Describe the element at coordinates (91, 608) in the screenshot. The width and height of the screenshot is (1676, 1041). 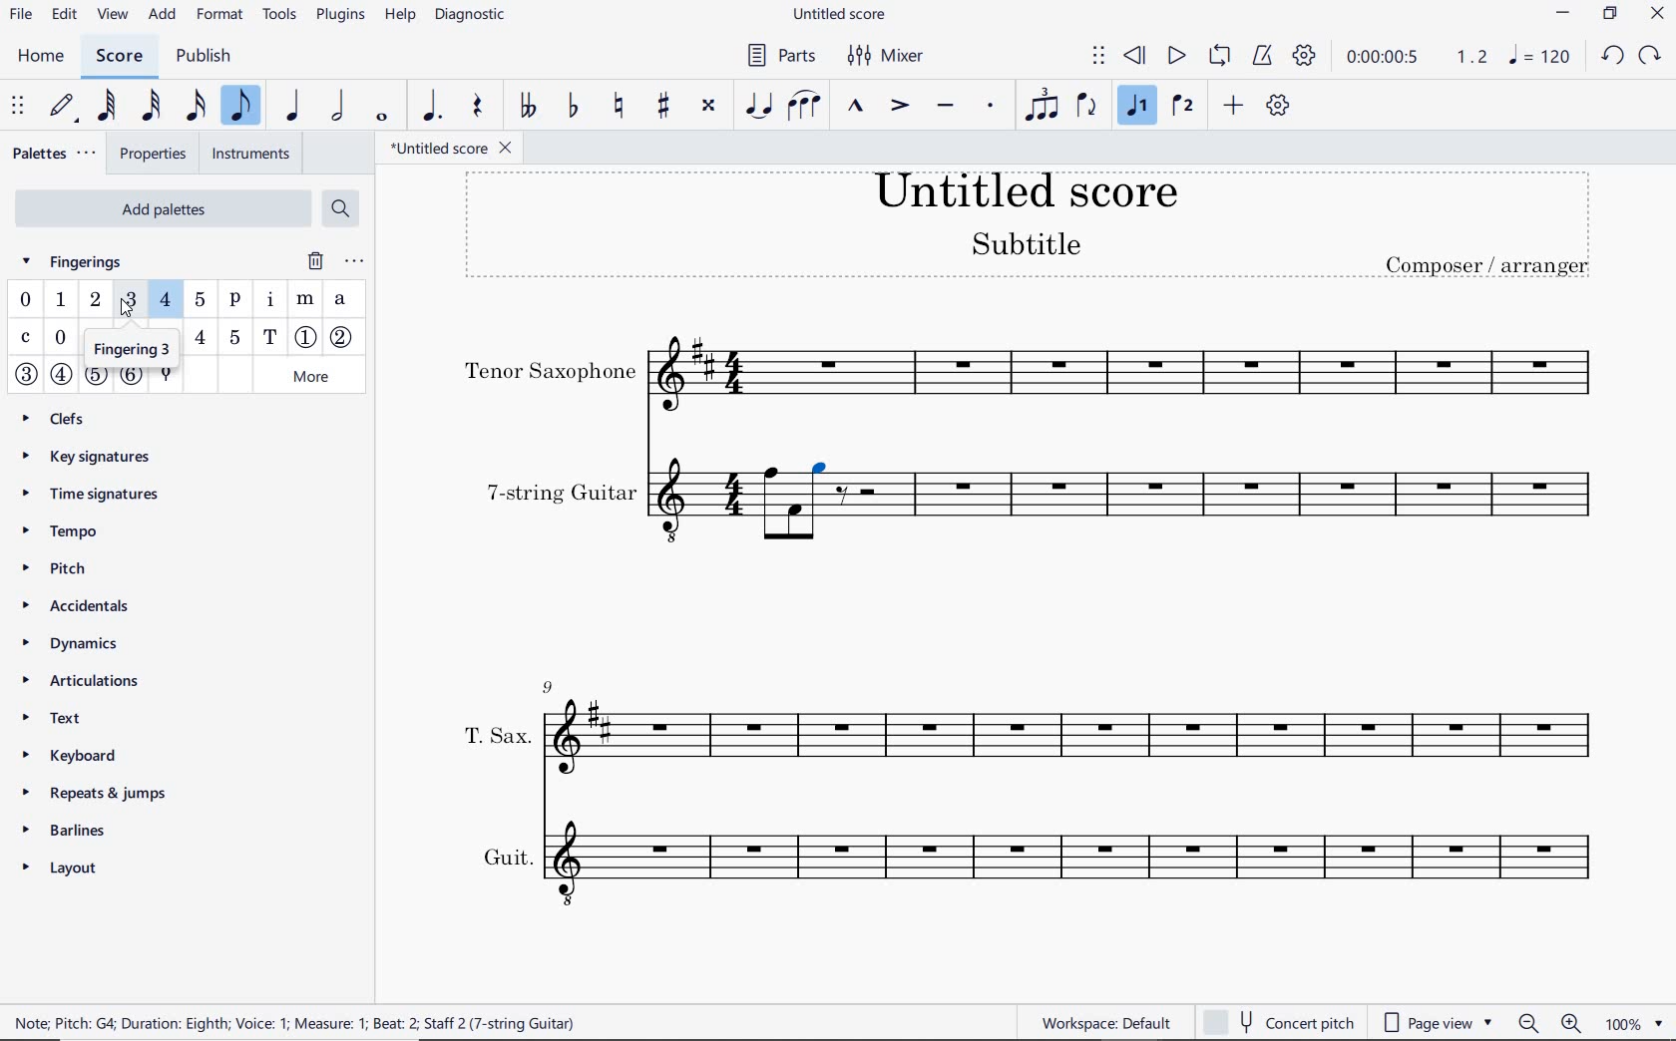
I see `ACCIDENTALS` at that location.